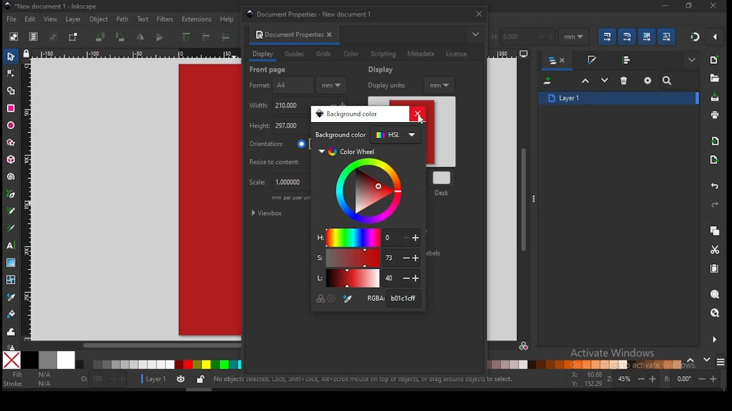 This screenshot has height=411, width=732. I want to click on fill color, so click(30, 375).